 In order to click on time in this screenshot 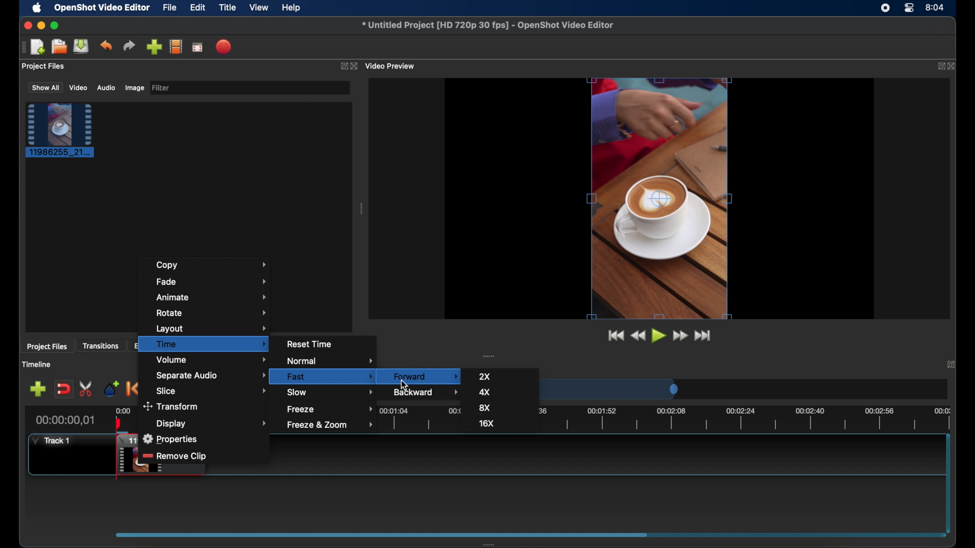, I will do `click(935, 7)`.